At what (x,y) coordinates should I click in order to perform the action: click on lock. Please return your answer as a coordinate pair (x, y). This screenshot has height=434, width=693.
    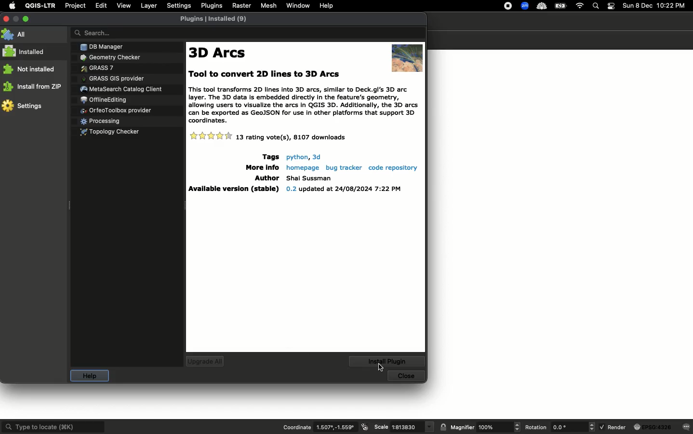
    Looking at the image, I should click on (443, 427).